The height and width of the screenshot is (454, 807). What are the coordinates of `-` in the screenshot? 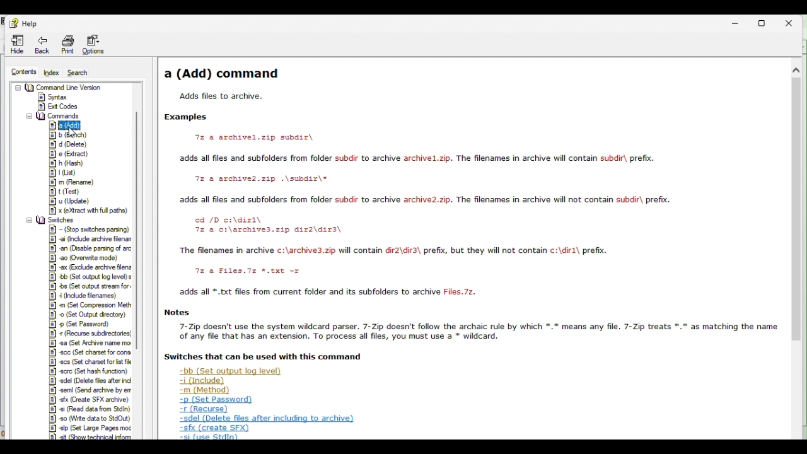 It's located at (90, 230).